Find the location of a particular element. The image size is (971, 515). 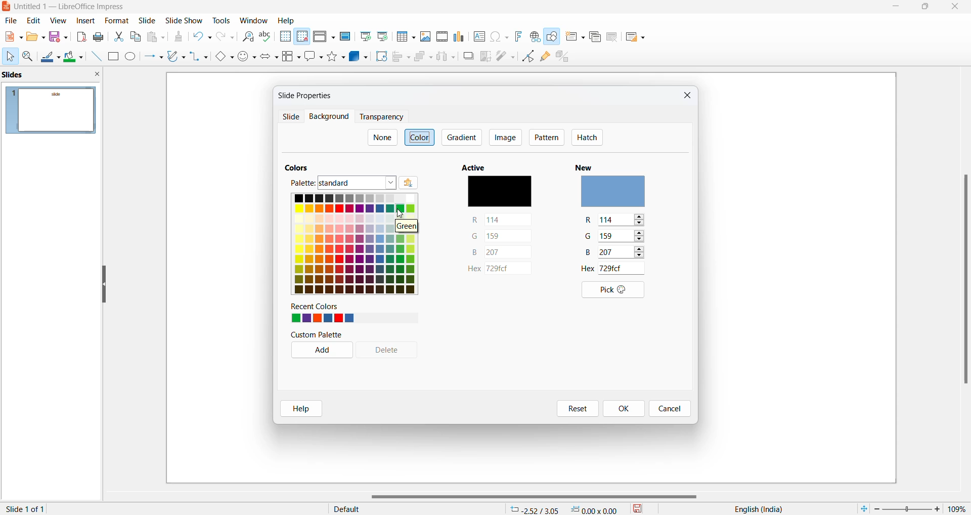

color  is located at coordinates (421, 137).